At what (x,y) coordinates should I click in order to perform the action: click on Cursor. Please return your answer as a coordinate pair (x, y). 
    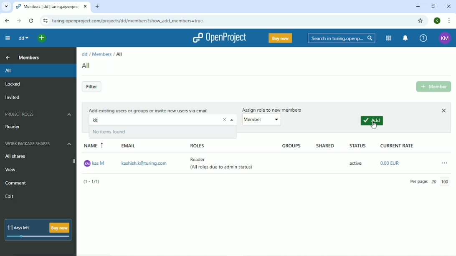
    Looking at the image, I should click on (375, 124).